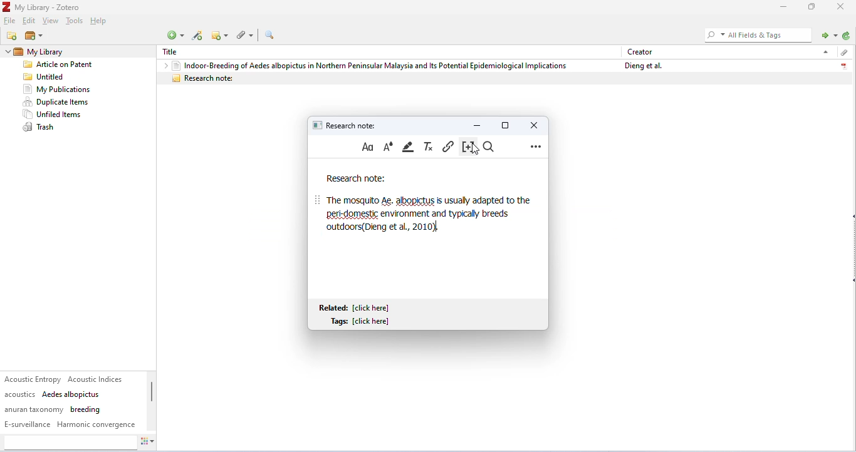 This screenshot has width=856, height=452. I want to click on attachment, so click(843, 53).